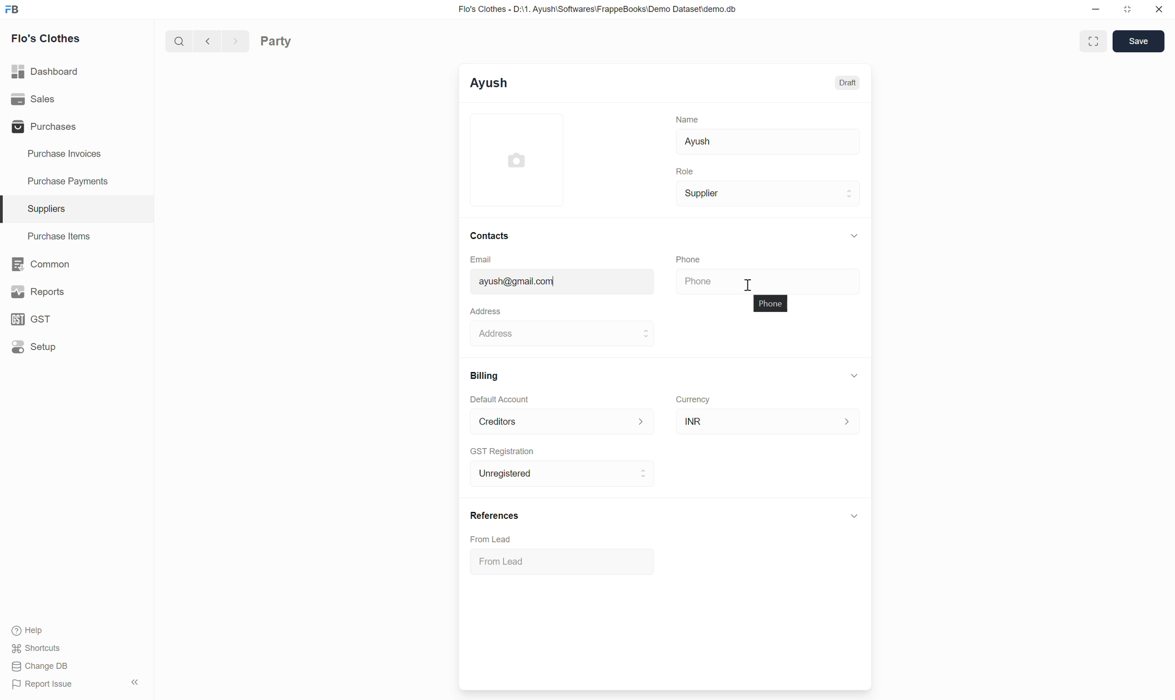  What do you see at coordinates (1093, 41) in the screenshot?
I see `Toggle between form and full width` at bounding box center [1093, 41].